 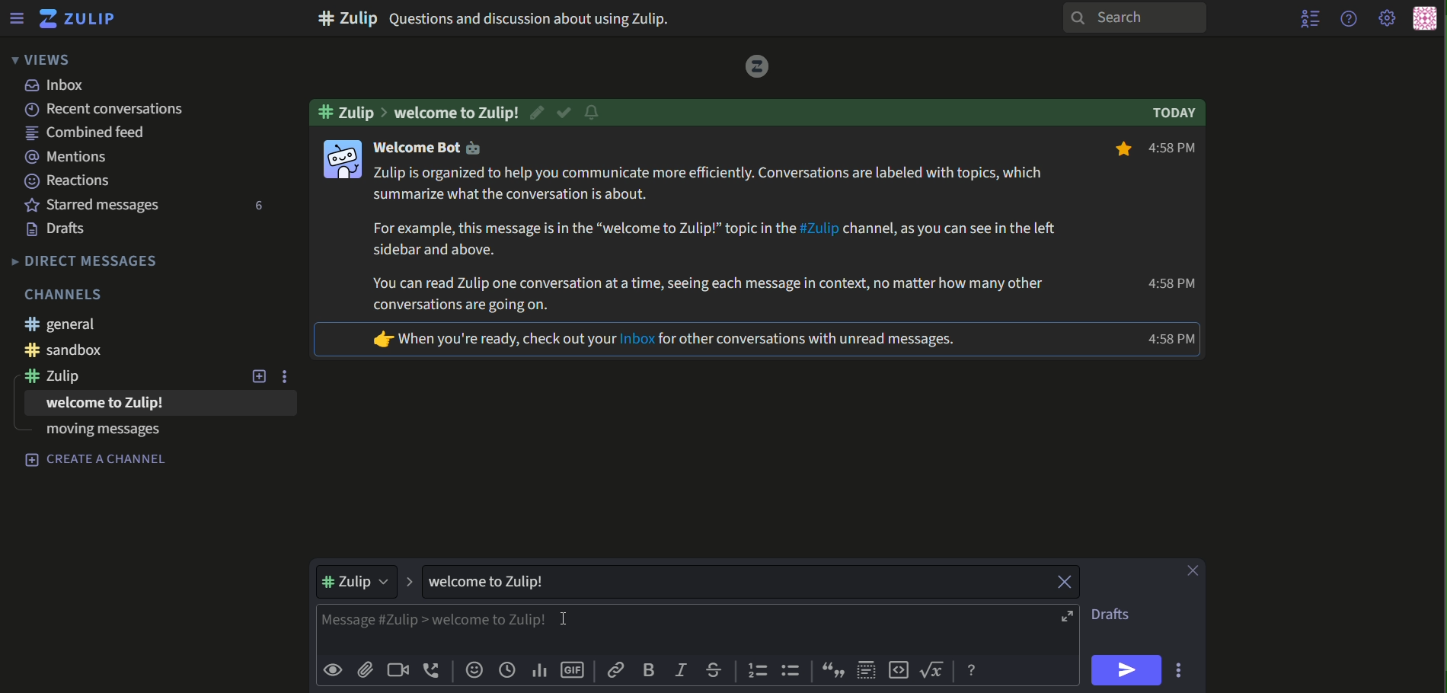 What do you see at coordinates (62, 230) in the screenshot?
I see `text` at bounding box center [62, 230].